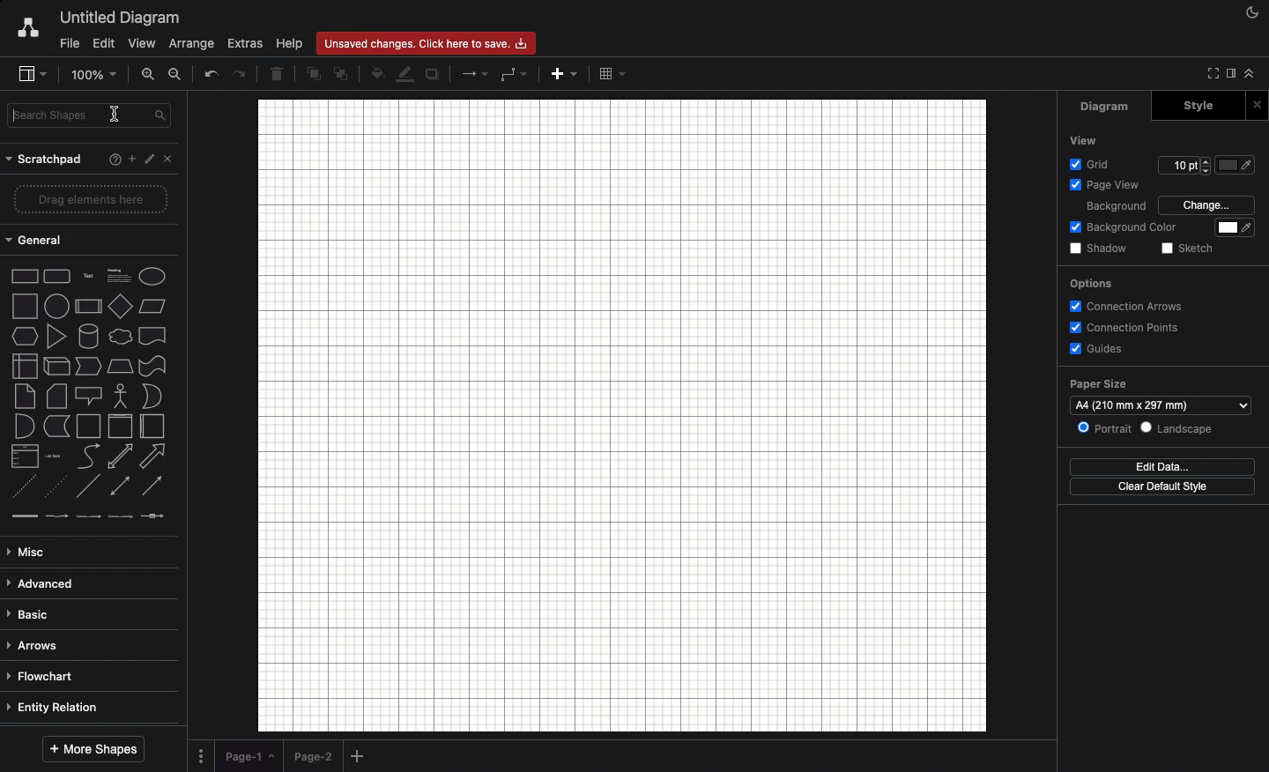 This screenshot has width=1269, height=772. What do you see at coordinates (194, 42) in the screenshot?
I see `Arrange` at bounding box center [194, 42].